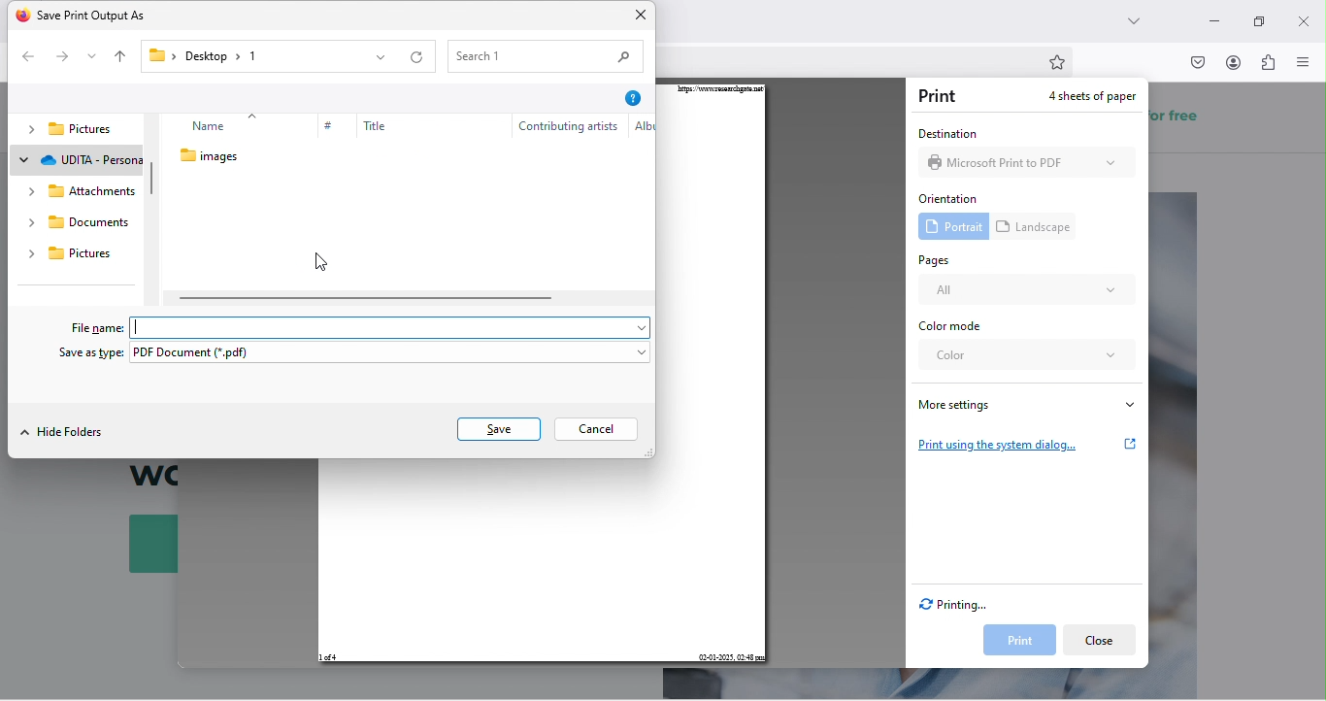 The width and height of the screenshot is (1326, 701). What do you see at coordinates (383, 60) in the screenshot?
I see `previous location` at bounding box center [383, 60].